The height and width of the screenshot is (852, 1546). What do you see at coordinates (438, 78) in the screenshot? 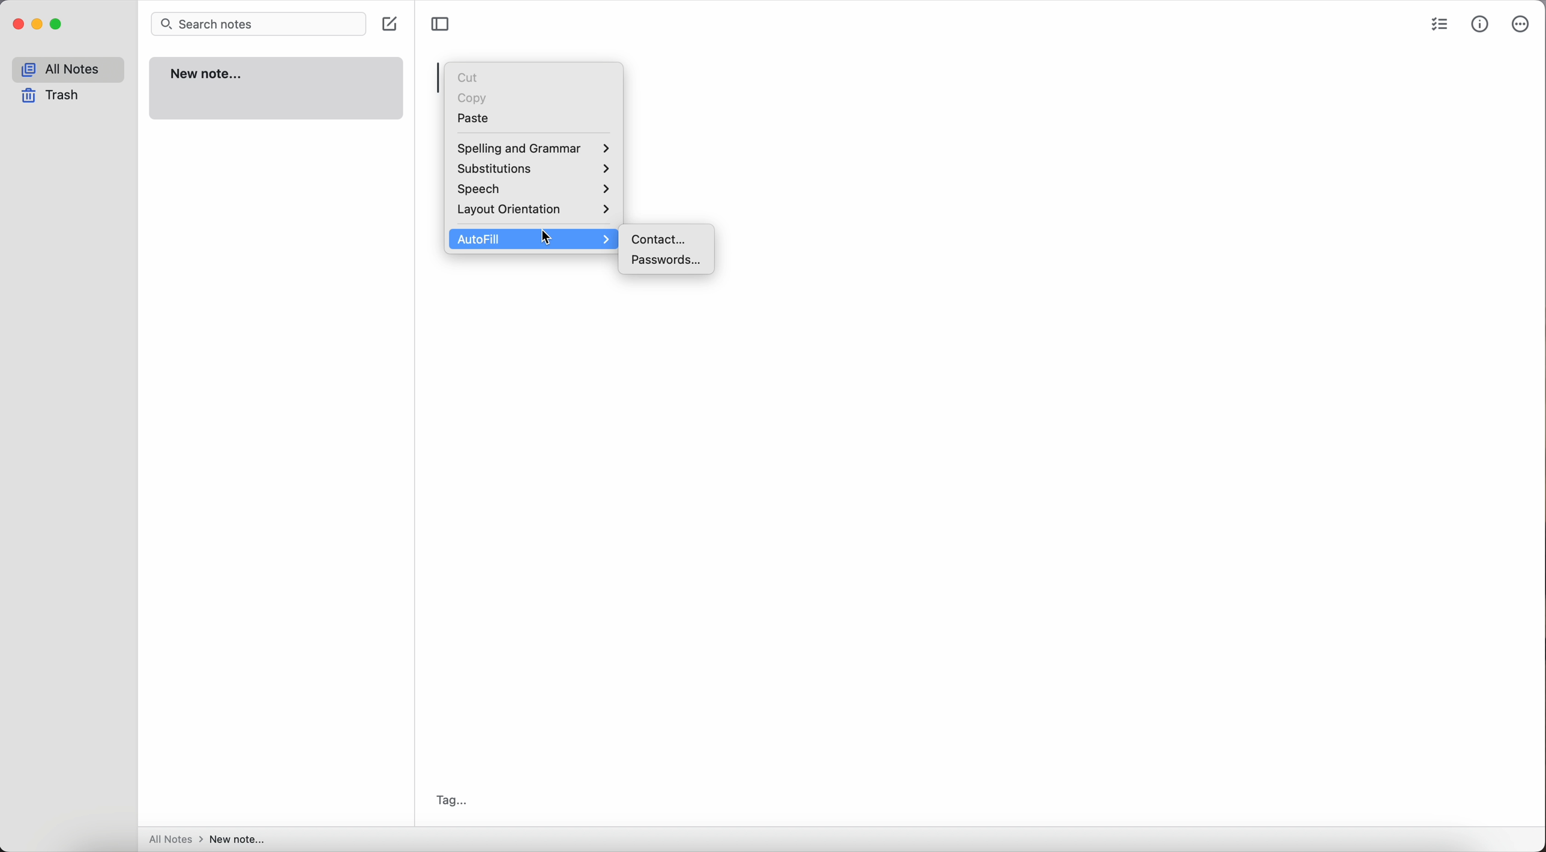
I see `space bar` at bounding box center [438, 78].